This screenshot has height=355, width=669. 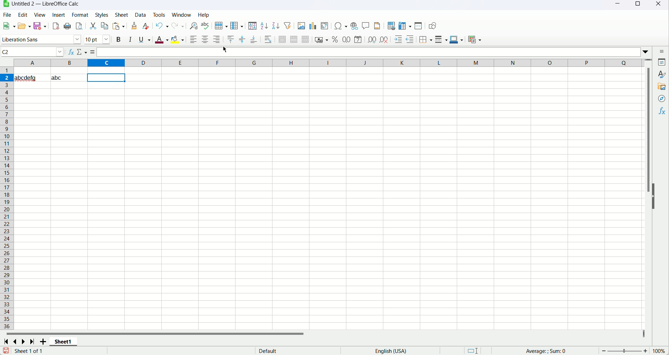 I want to click on tools, so click(x=159, y=15).